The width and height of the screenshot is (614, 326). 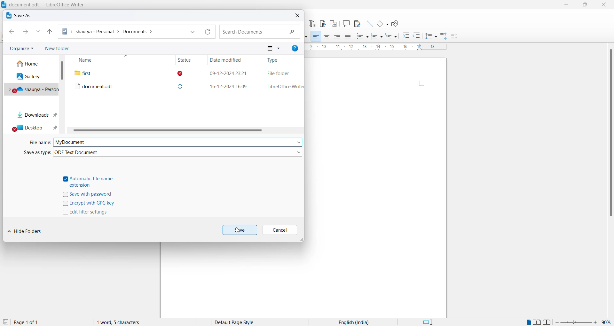 What do you see at coordinates (444, 36) in the screenshot?
I see `Increase paragraph space` at bounding box center [444, 36].